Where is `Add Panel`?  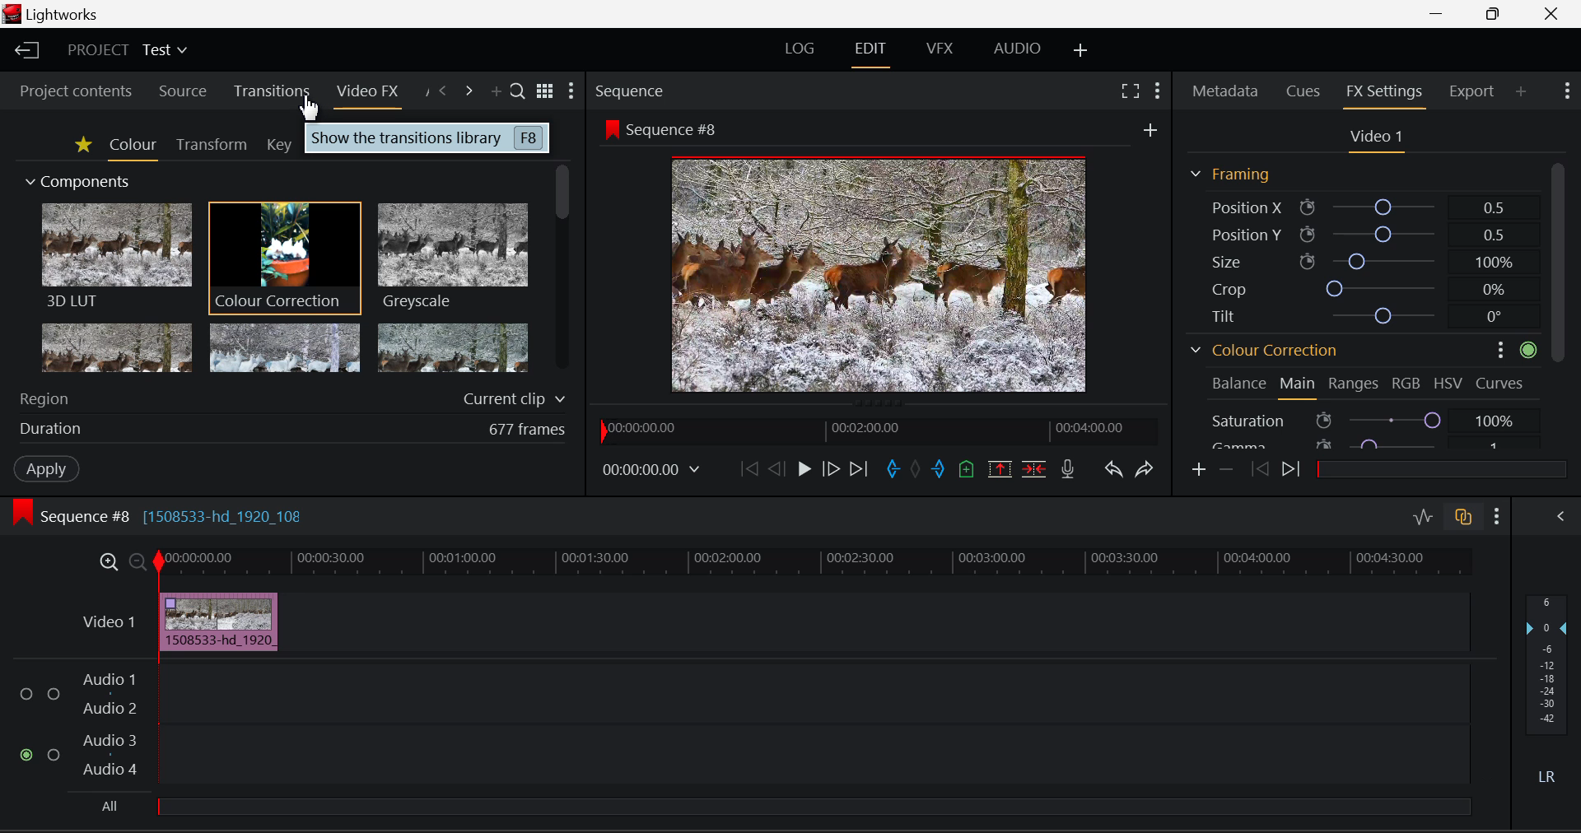
Add Panel is located at coordinates (494, 91).